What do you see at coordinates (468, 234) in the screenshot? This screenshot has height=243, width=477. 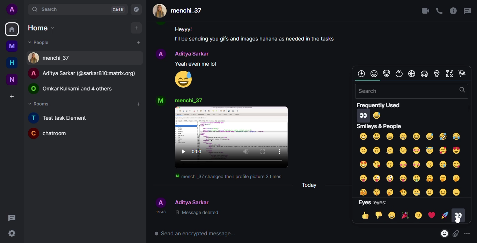 I see `more` at bounding box center [468, 234].